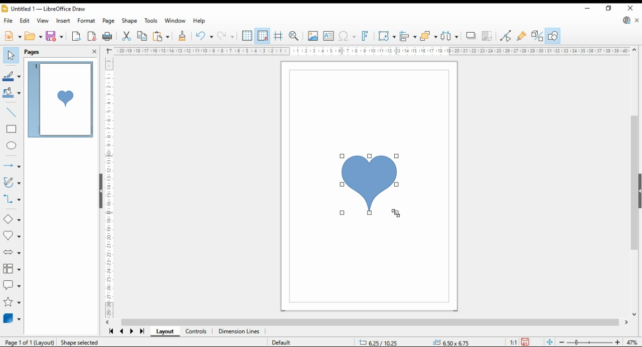 The image size is (642, 347). I want to click on Default, so click(282, 340).